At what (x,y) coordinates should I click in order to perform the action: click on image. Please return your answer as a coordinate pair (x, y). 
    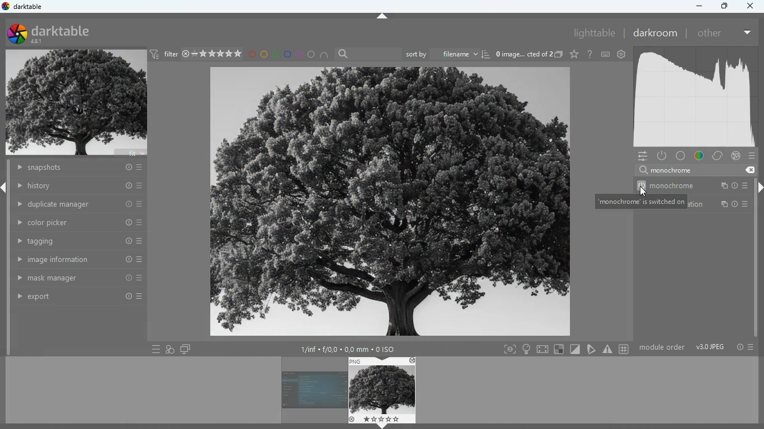
    Looking at the image, I should click on (309, 391).